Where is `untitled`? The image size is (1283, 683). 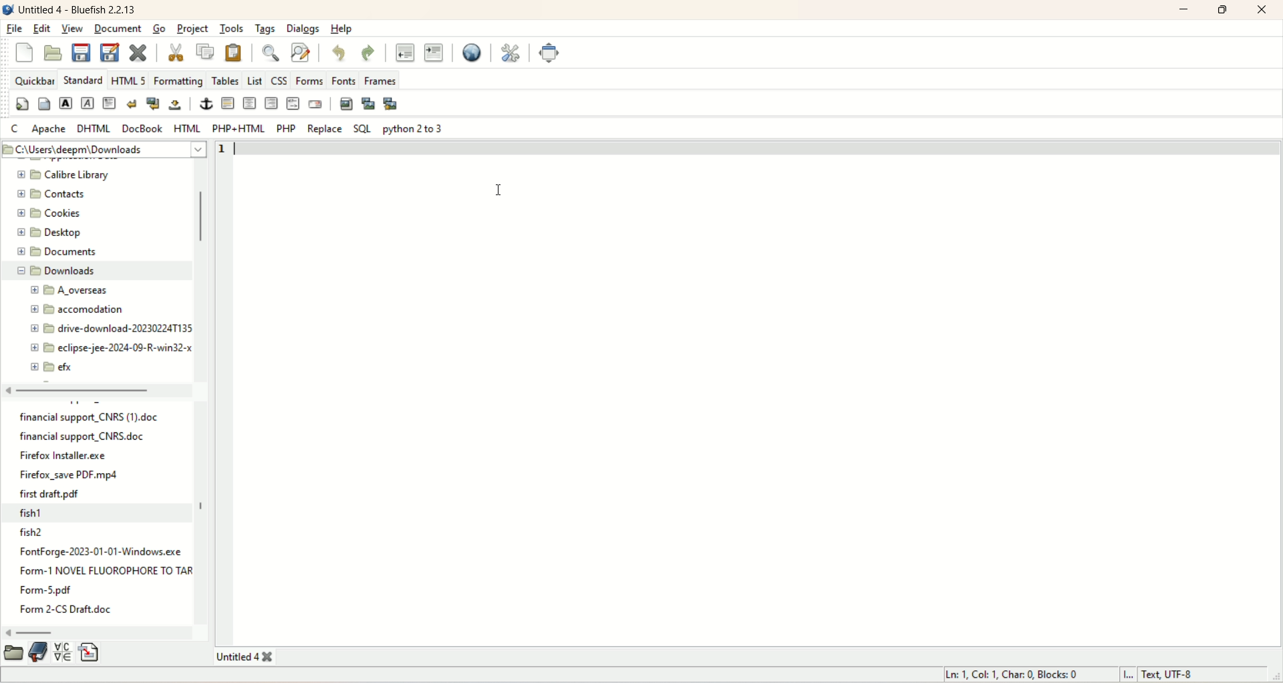
untitled is located at coordinates (82, 9).